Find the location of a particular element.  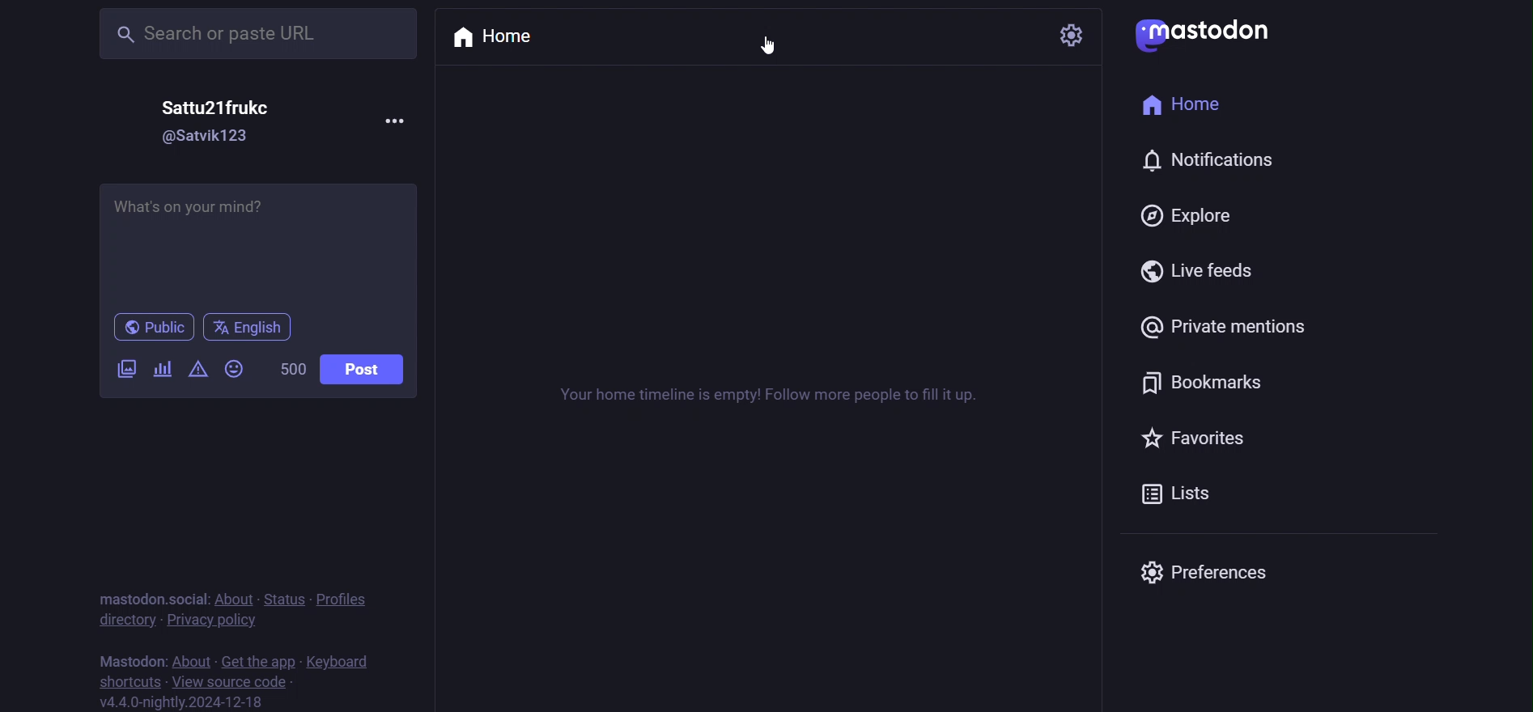

more is located at coordinates (397, 122).